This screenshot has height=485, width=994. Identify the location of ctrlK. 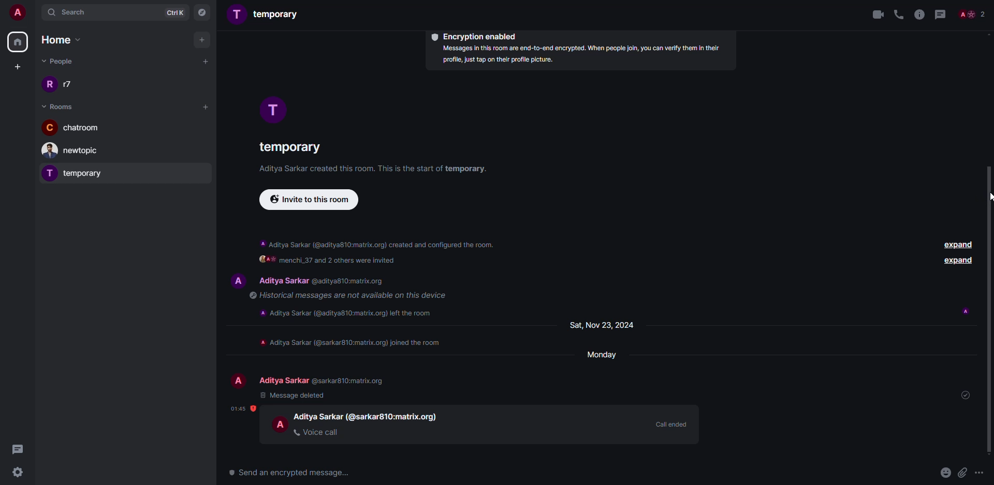
(174, 12).